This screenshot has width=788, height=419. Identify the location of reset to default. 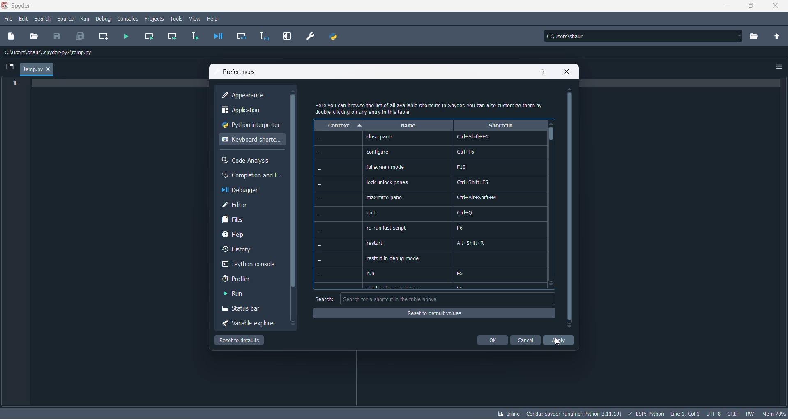
(242, 341).